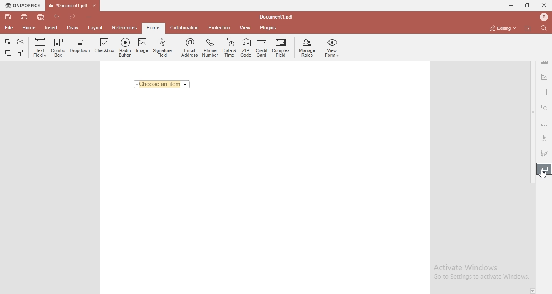 The width and height of the screenshot is (552, 294). Describe the element at coordinates (125, 48) in the screenshot. I see `radio button` at that location.